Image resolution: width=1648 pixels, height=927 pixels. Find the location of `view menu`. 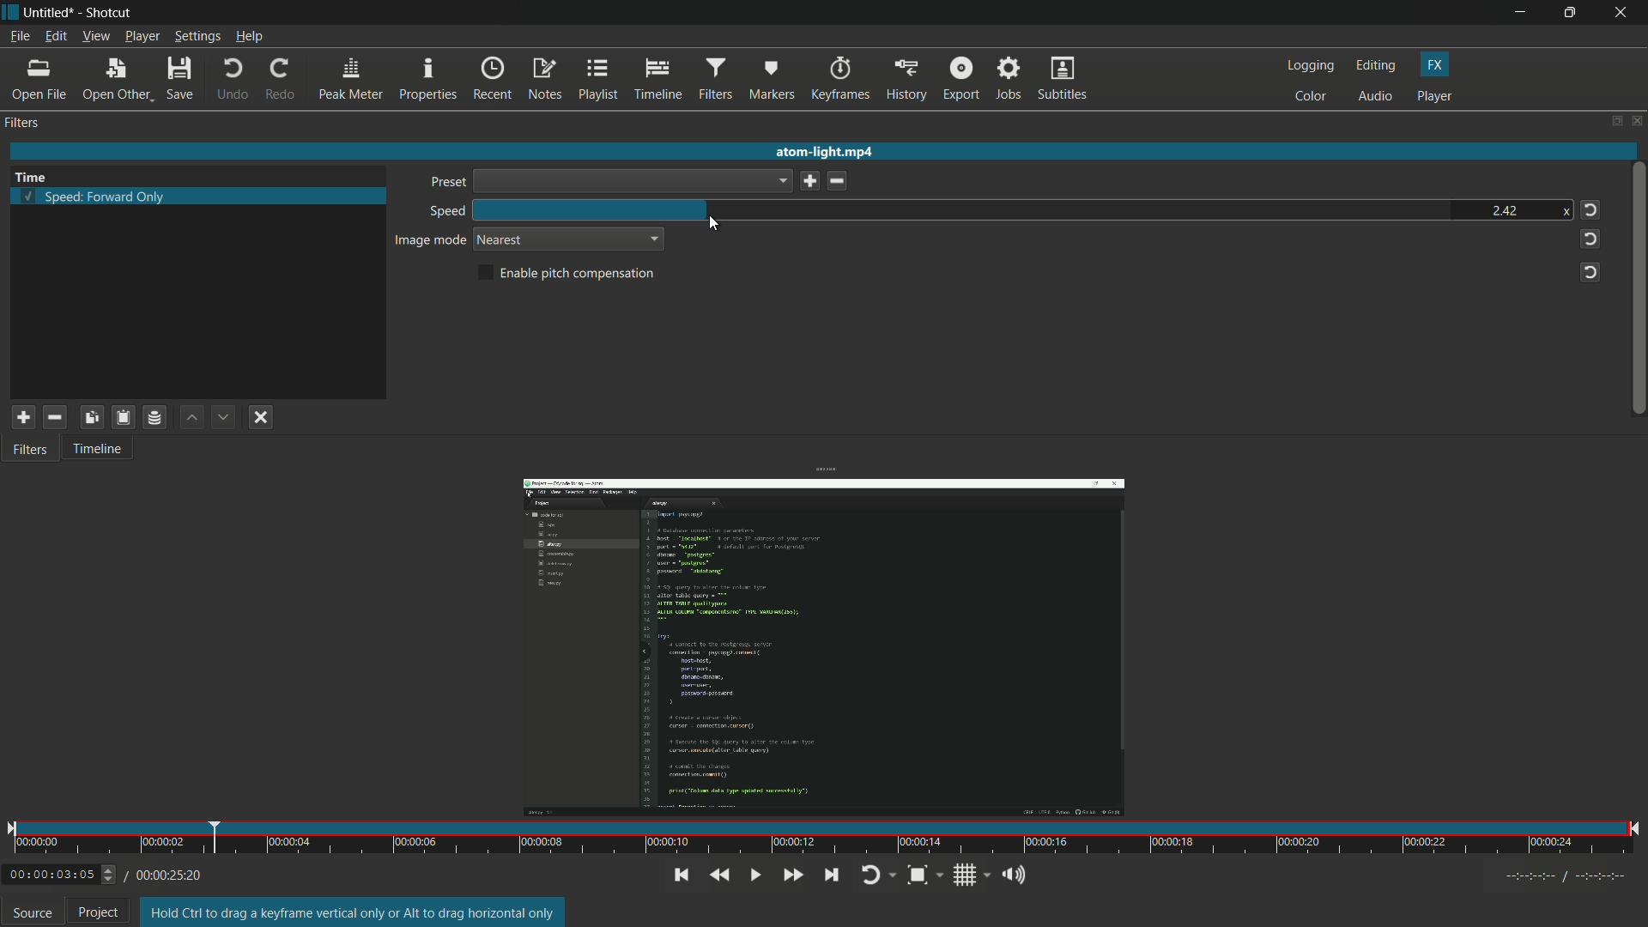

view menu is located at coordinates (94, 36).